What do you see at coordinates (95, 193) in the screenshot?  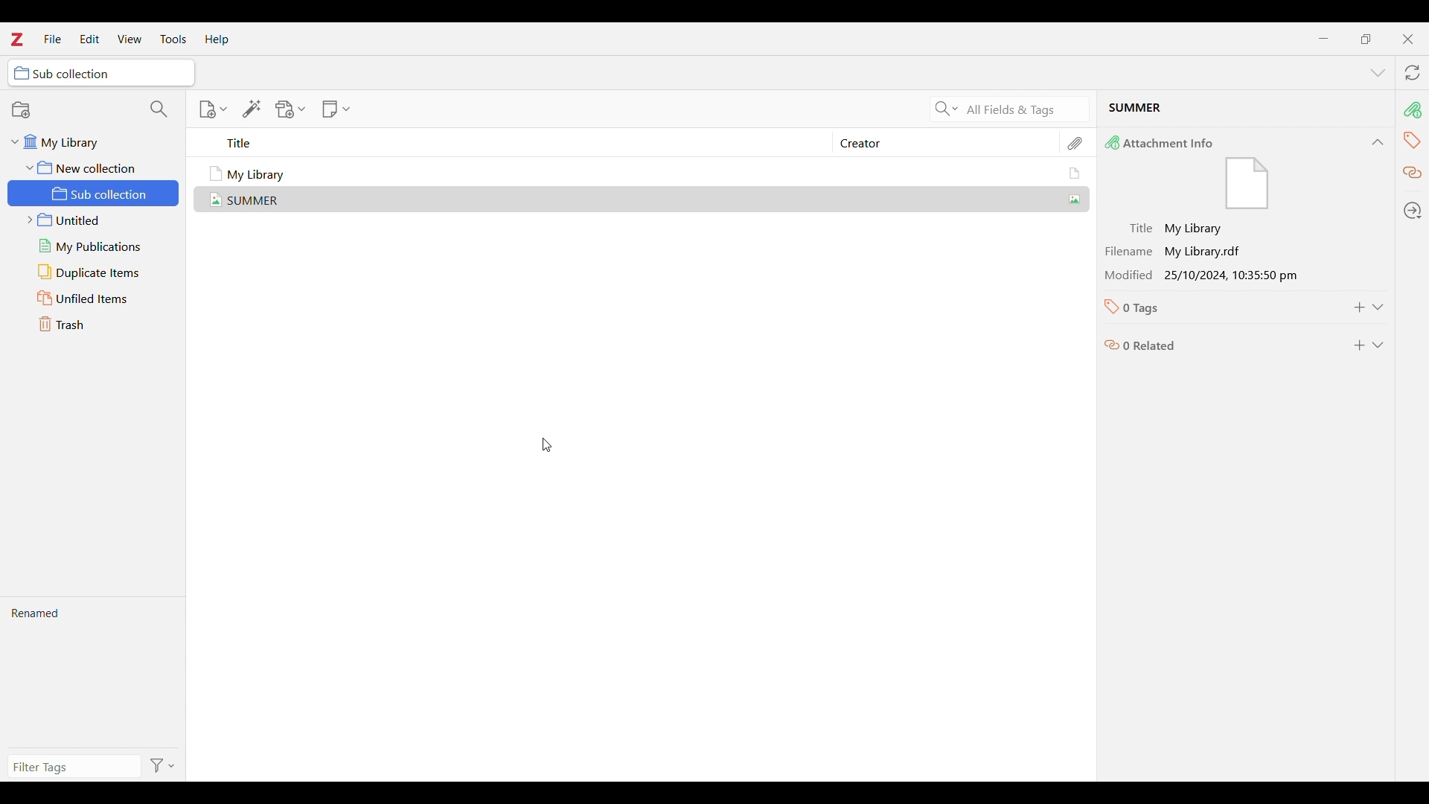 I see `Sub collection` at bounding box center [95, 193].